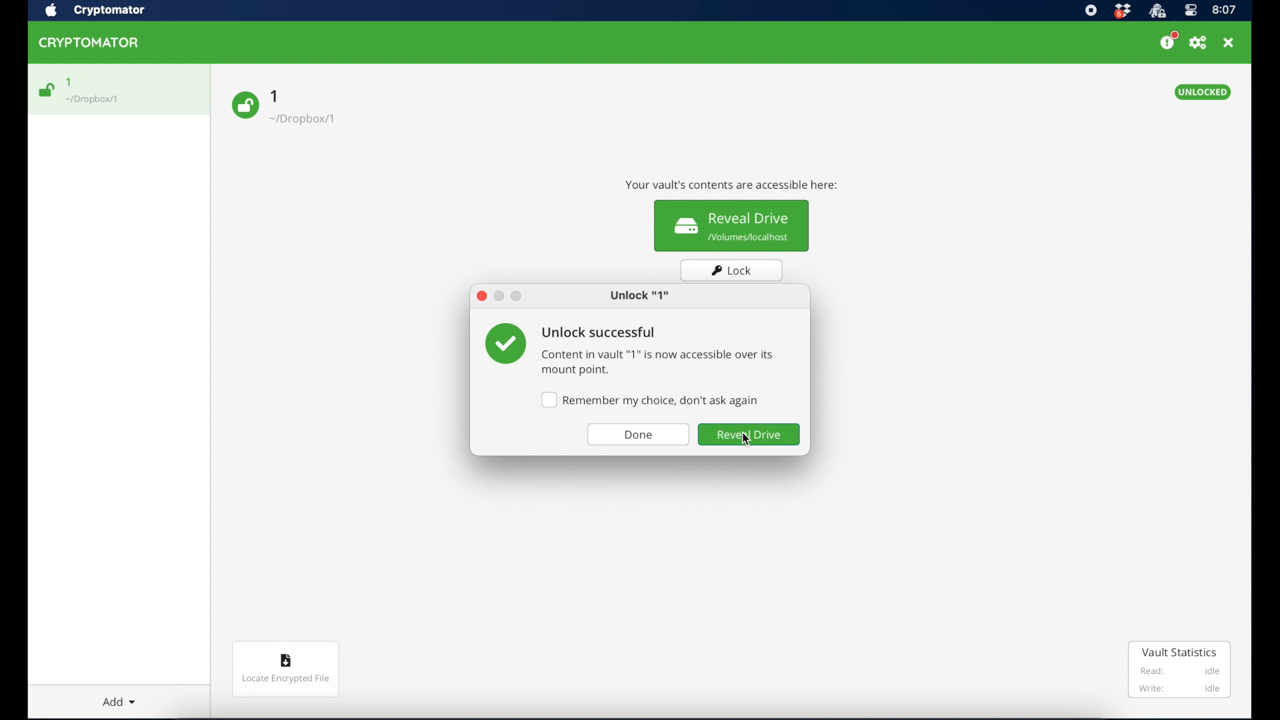 This screenshot has width=1280, height=720. What do you see at coordinates (47, 90) in the screenshot?
I see `unlocked icon` at bounding box center [47, 90].